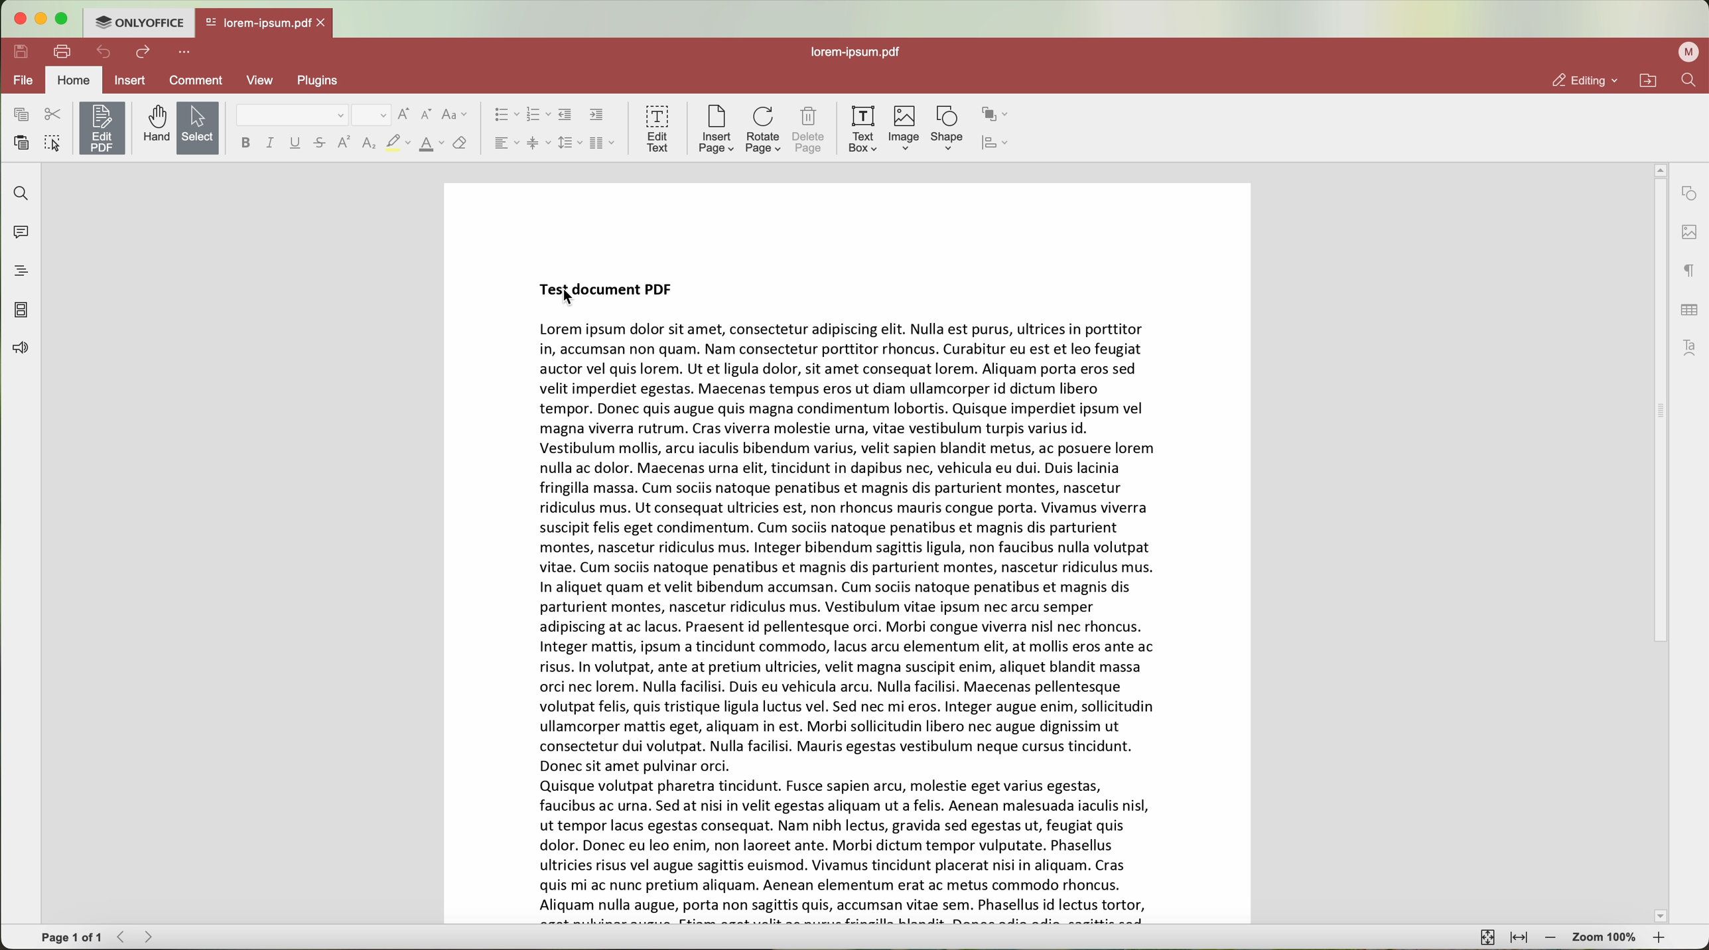  Describe the element at coordinates (187, 51) in the screenshot. I see `customize quick access toolbar` at that location.